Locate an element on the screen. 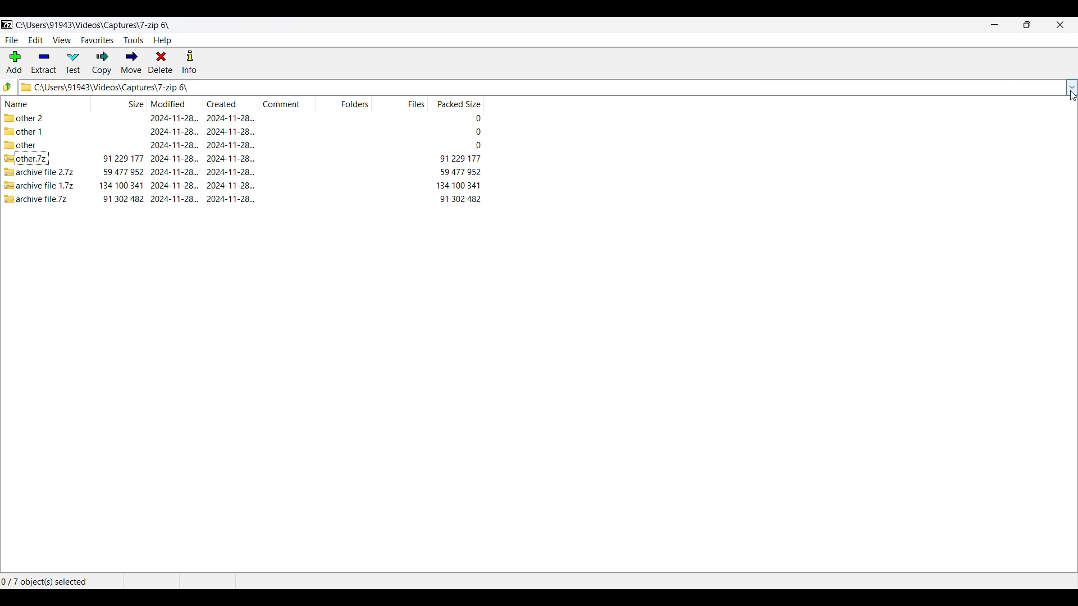 This screenshot has height=606, width=1078. packed size is located at coordinates (460, 198).